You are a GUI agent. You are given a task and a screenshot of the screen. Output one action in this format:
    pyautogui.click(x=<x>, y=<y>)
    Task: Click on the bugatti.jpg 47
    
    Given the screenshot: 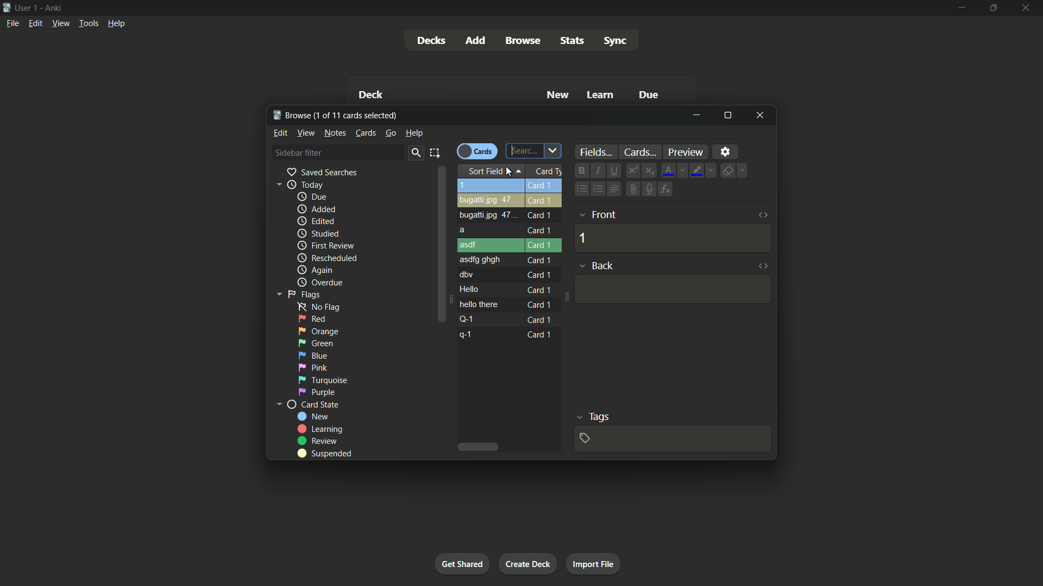 What is the action you would take?
    pyautogui.click(x=488, y=215)
    